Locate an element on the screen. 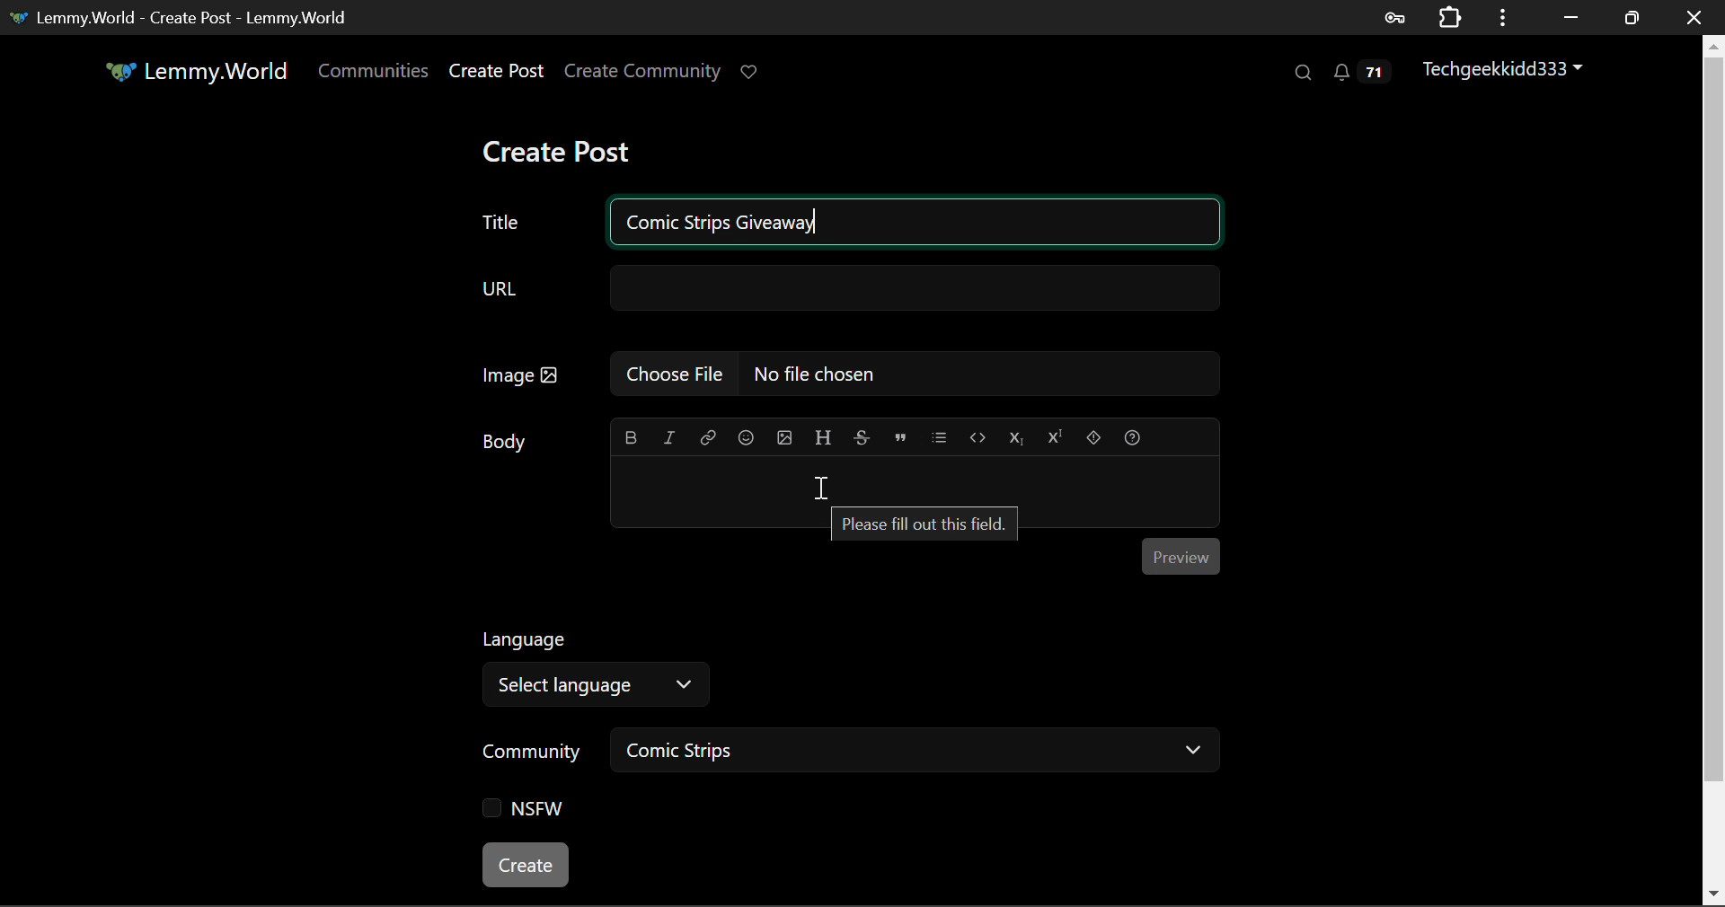 The image size is (1725, 907). Search is located at coordinates (1303, 74).